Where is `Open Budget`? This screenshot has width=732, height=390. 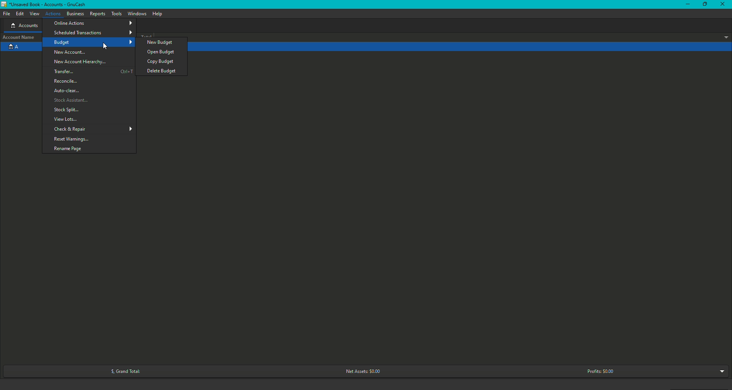
Open Budget is located at coordinates (160, 52).